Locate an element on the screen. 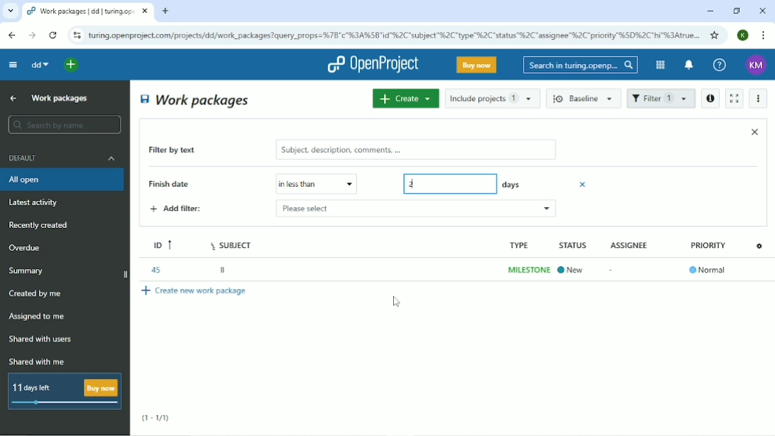 This screenshot has height=436, width=775. Close is located at coordinates (762, 11).